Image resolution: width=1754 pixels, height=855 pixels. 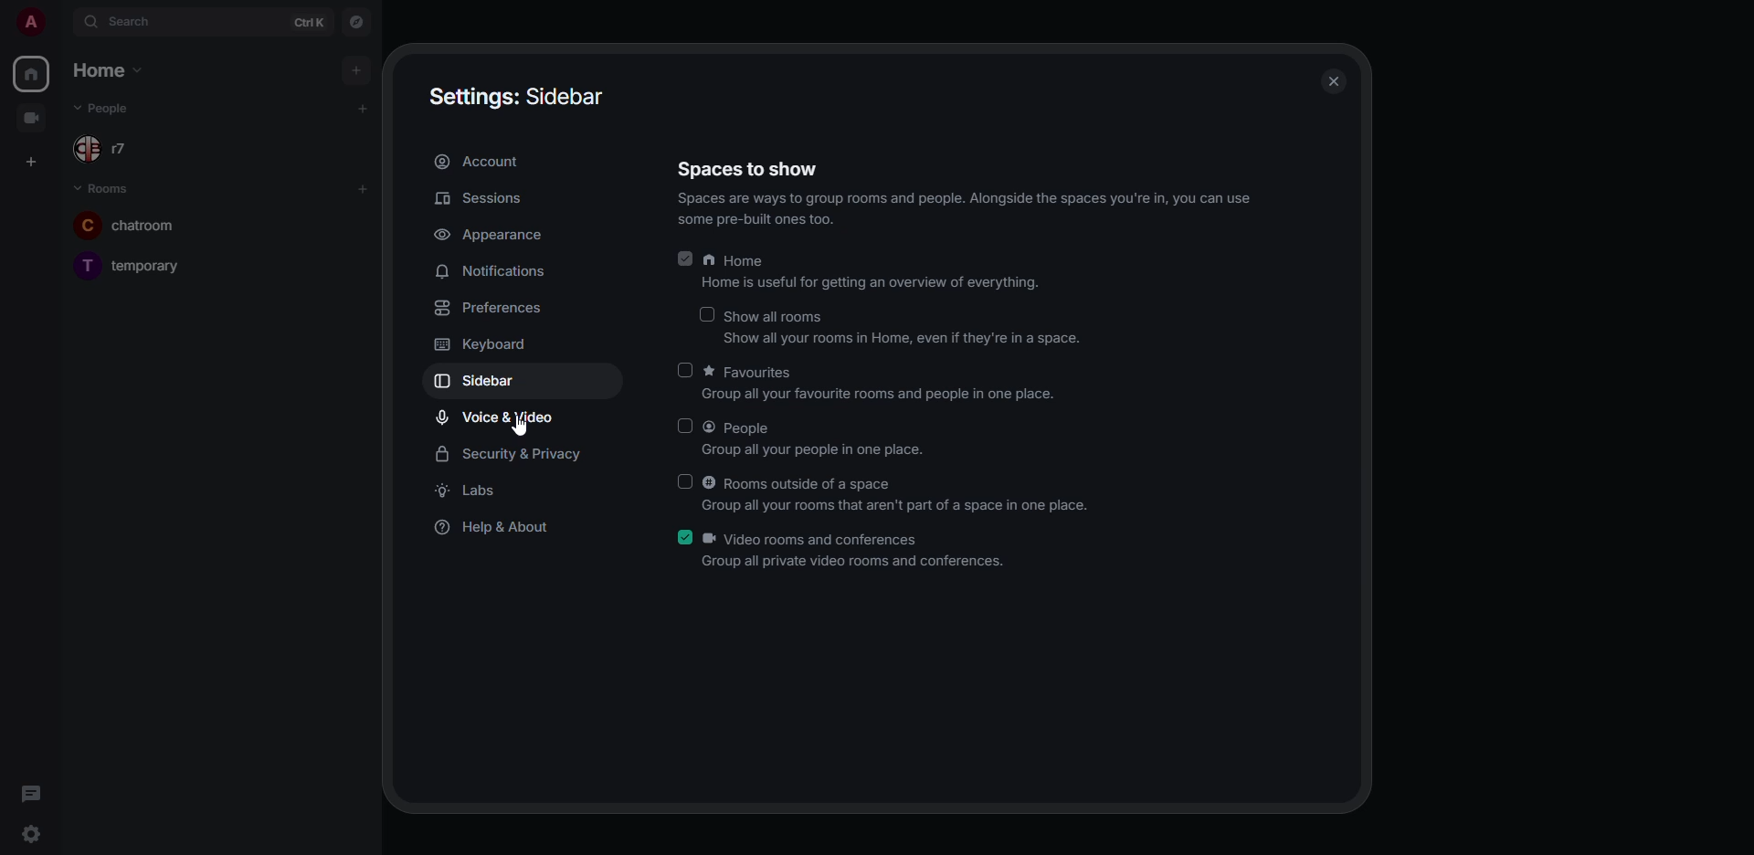 I want to click on settings sidebar, so click(x=512, y=95).